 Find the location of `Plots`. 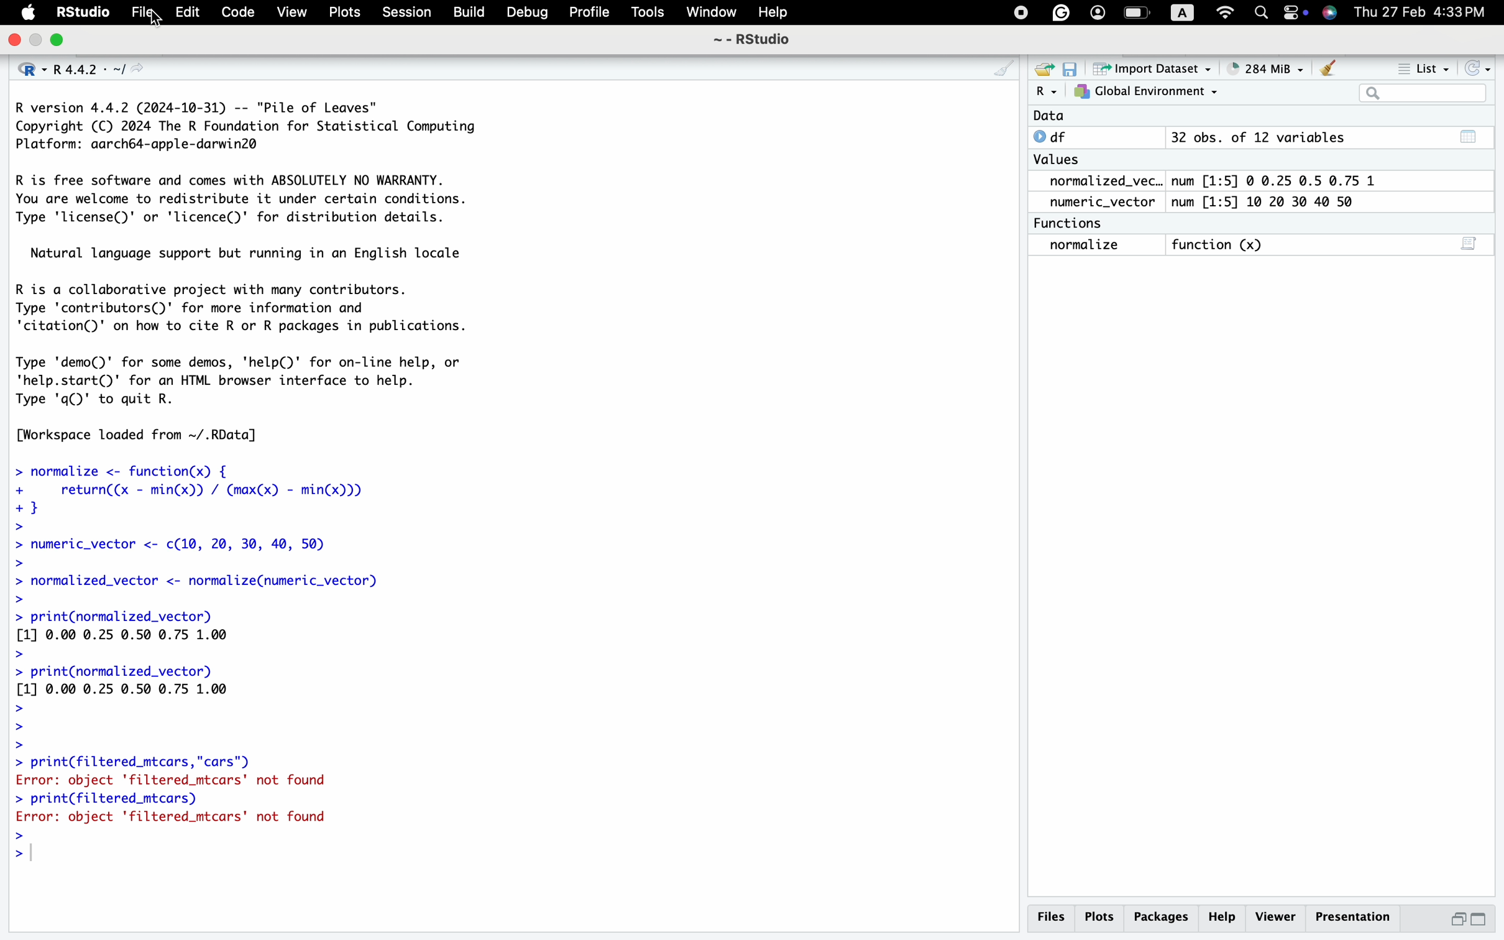

Plots is located at coordinates (1103, 916).